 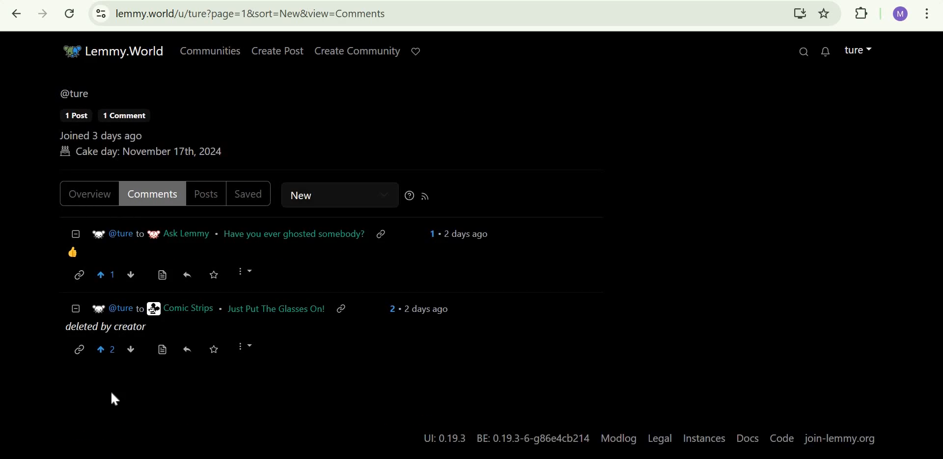 I want to click on reply, so click(x=187, y=349).